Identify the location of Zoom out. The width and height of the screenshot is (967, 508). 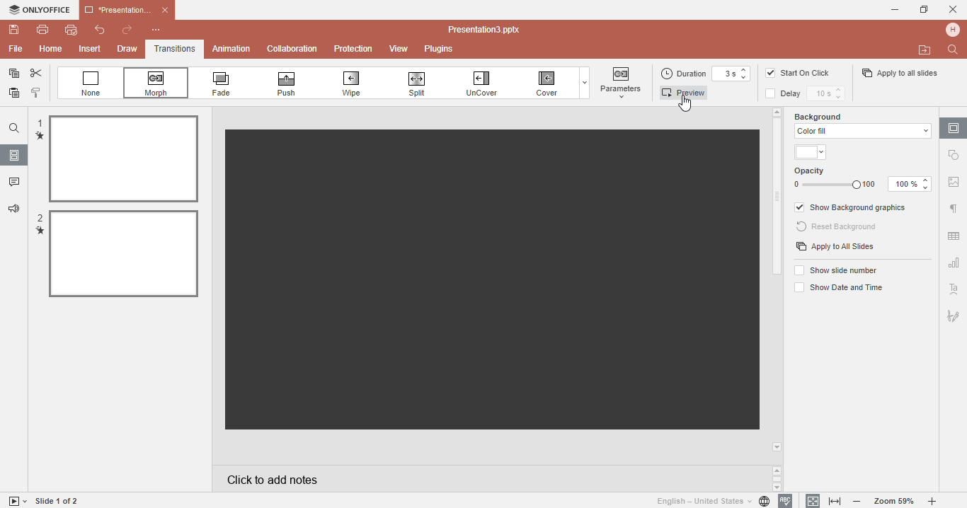
(860, 502).